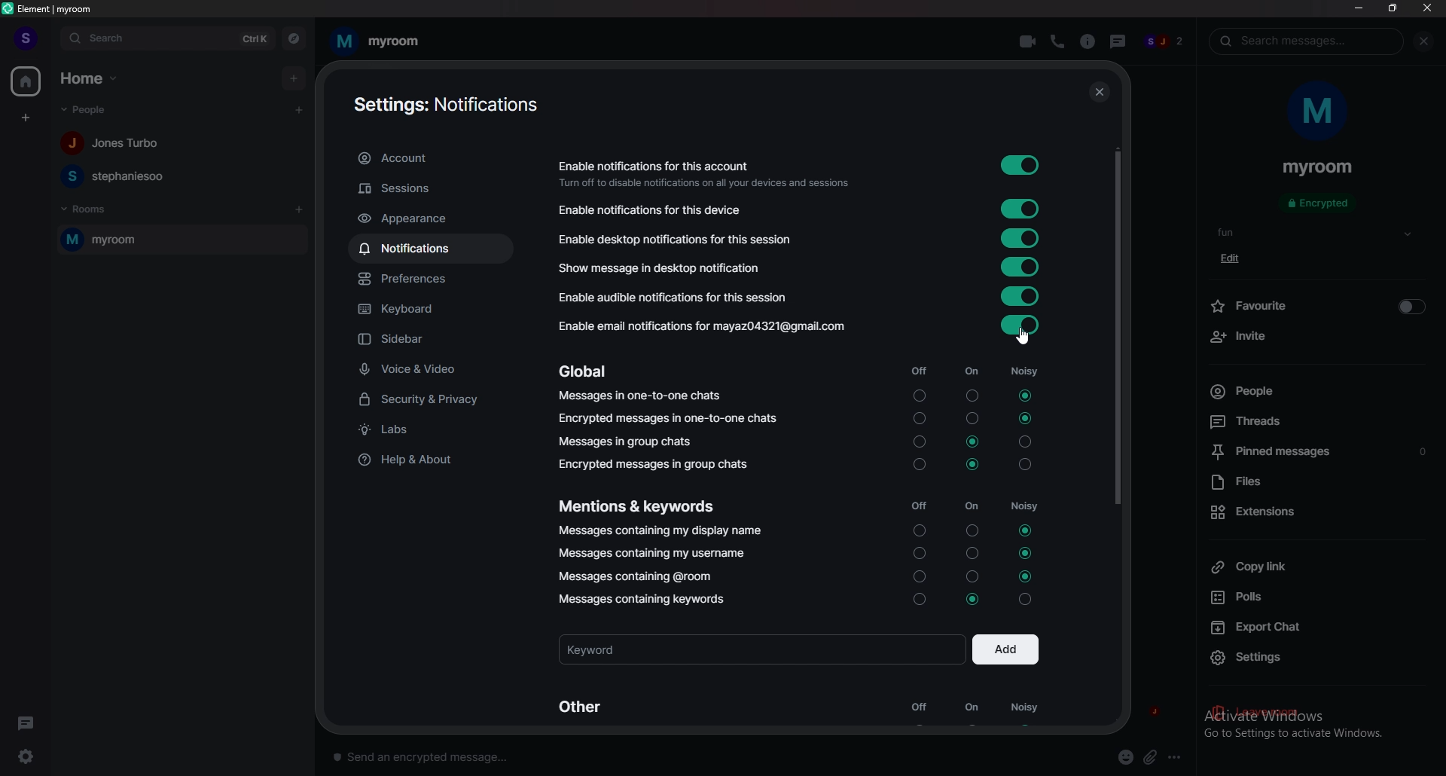 Image resolution: width=1446 pixels, height=776 pixels. What do you see at coordinates (1087, 41) in the screenshot?
I see `info` at bounding box center [1087, 41].